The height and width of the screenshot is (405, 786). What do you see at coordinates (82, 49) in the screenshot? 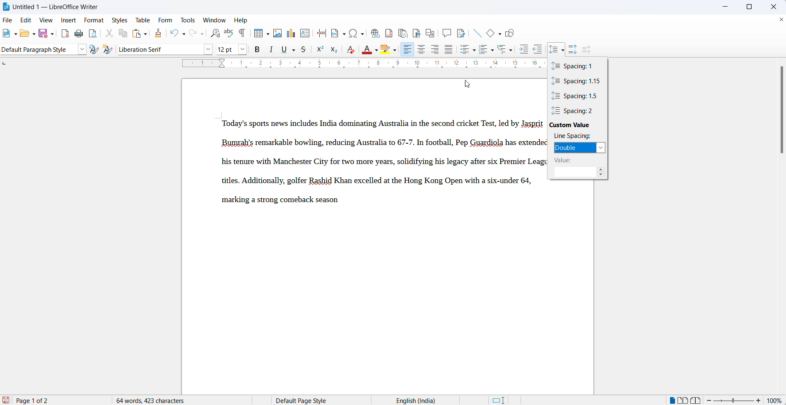
I see `style options` at bounding box center [82, 49].